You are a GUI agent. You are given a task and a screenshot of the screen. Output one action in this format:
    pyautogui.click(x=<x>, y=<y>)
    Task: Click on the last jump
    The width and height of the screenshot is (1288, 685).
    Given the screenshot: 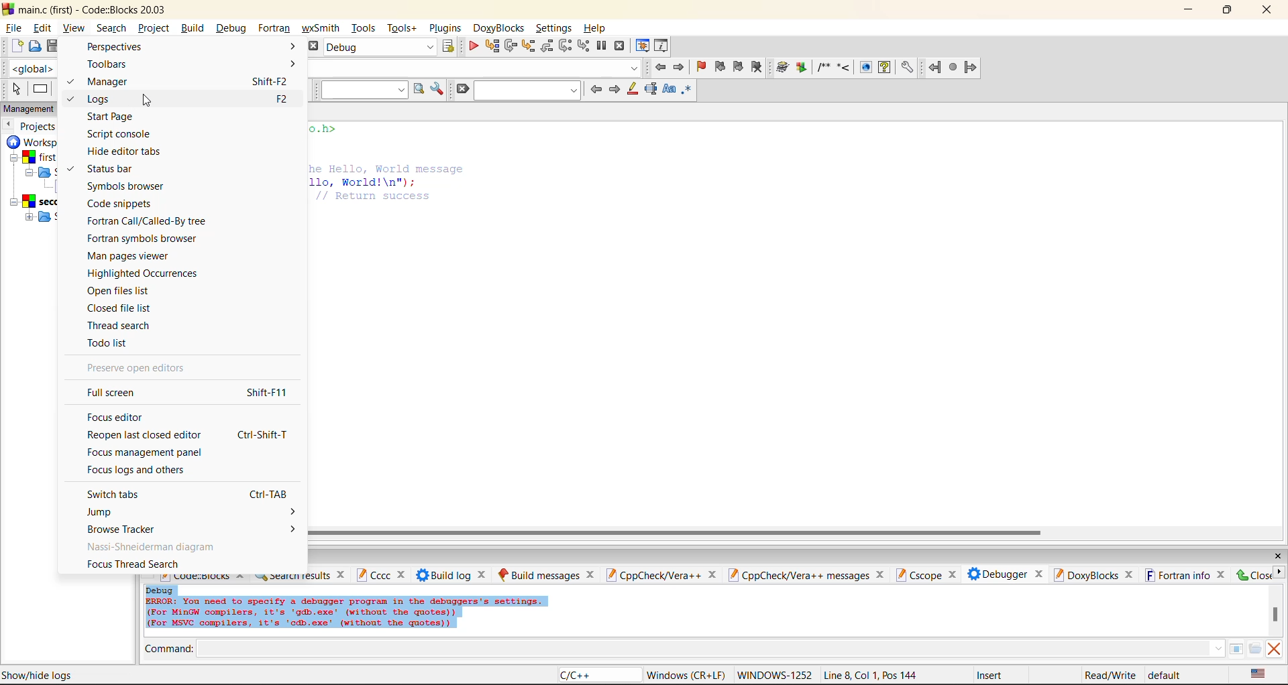 What is the action you would take?
    pyautogui.click(x=955, y=67)
    